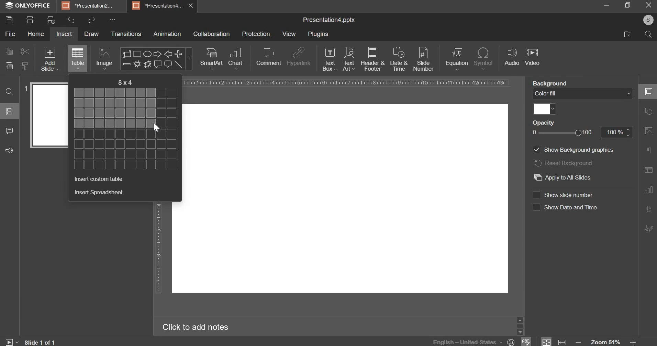 The image size is (657, 346). I want to click on workspace, so click(345, 199).